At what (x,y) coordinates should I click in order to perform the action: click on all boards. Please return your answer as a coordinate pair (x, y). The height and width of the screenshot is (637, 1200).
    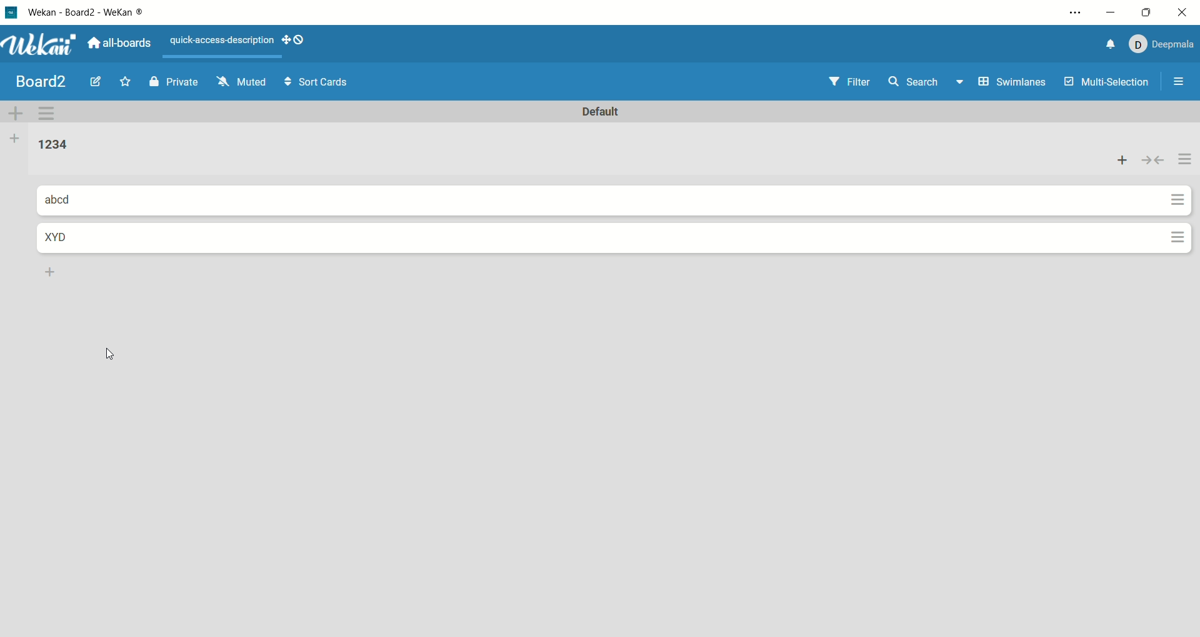
    Looking at the image, I should click on (122, 44).